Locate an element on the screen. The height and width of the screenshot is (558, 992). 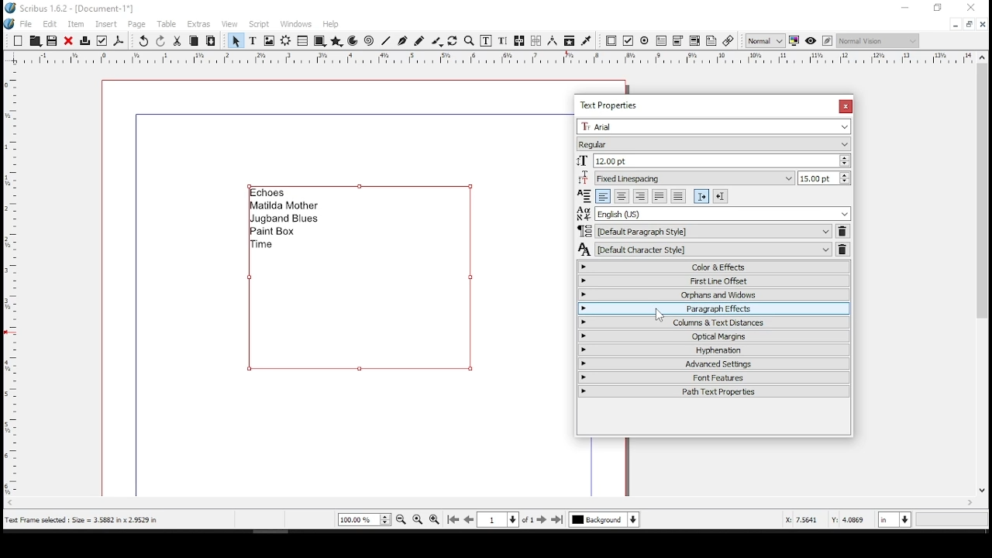
text properties is located at coordinates (612, 104).